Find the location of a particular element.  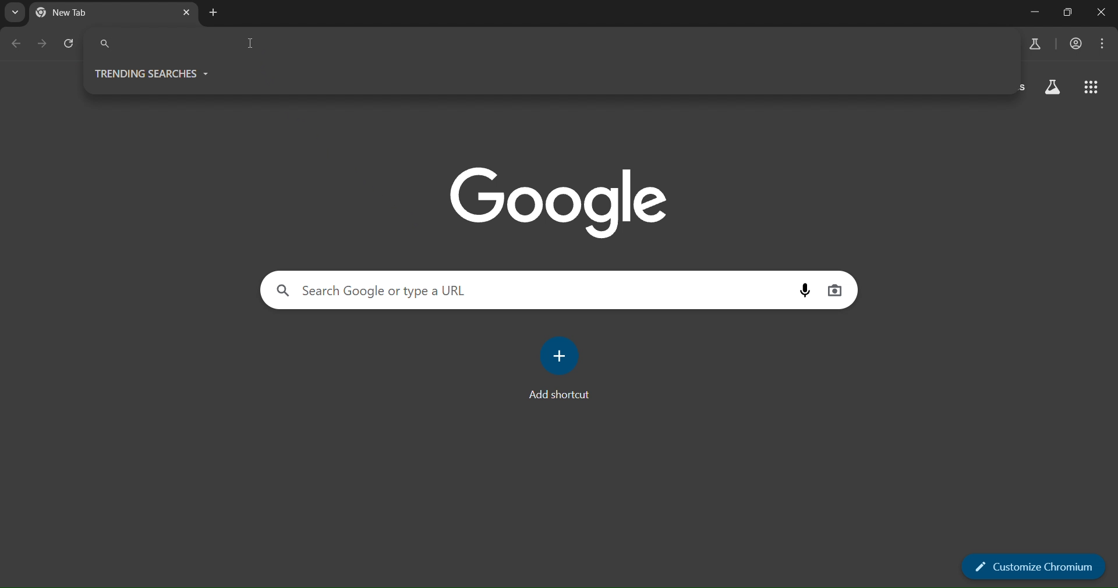

search tabs is located at coordinates (15, 14).